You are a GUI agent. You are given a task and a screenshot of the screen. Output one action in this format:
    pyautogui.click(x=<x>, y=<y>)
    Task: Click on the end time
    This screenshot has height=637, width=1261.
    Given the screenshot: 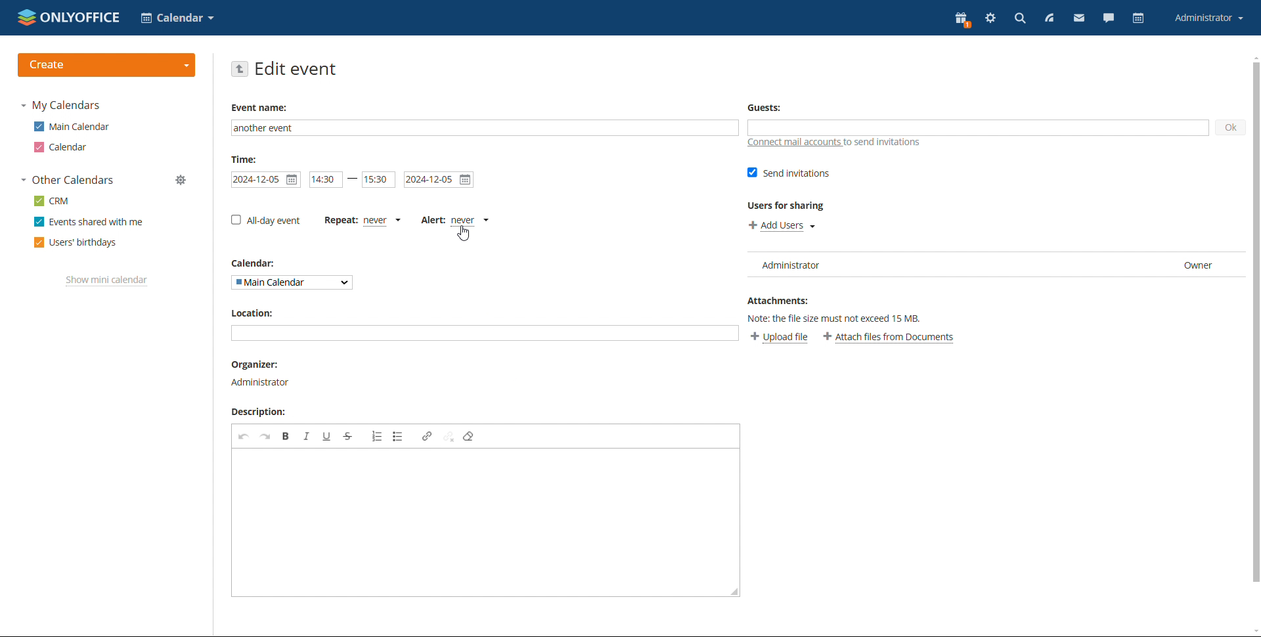 What is the action you would take?
    pyautogui.click(x=378, y=180)
    